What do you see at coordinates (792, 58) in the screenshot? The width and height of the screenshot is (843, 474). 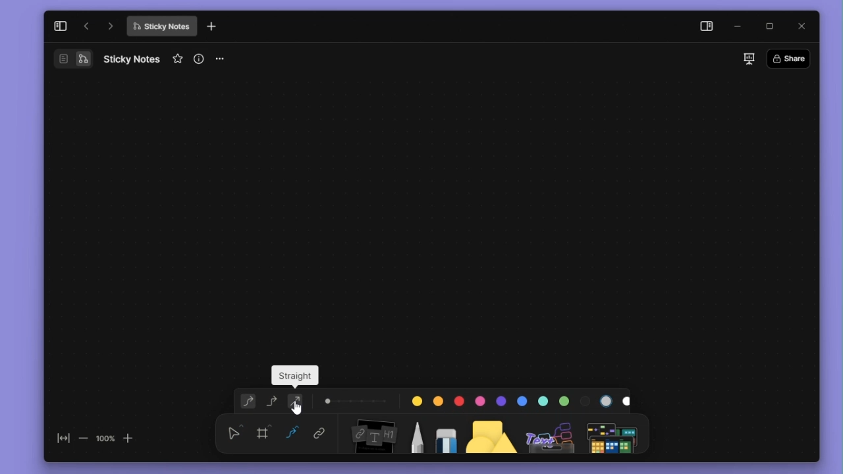 I see `share` at bounding box center [792, 58].